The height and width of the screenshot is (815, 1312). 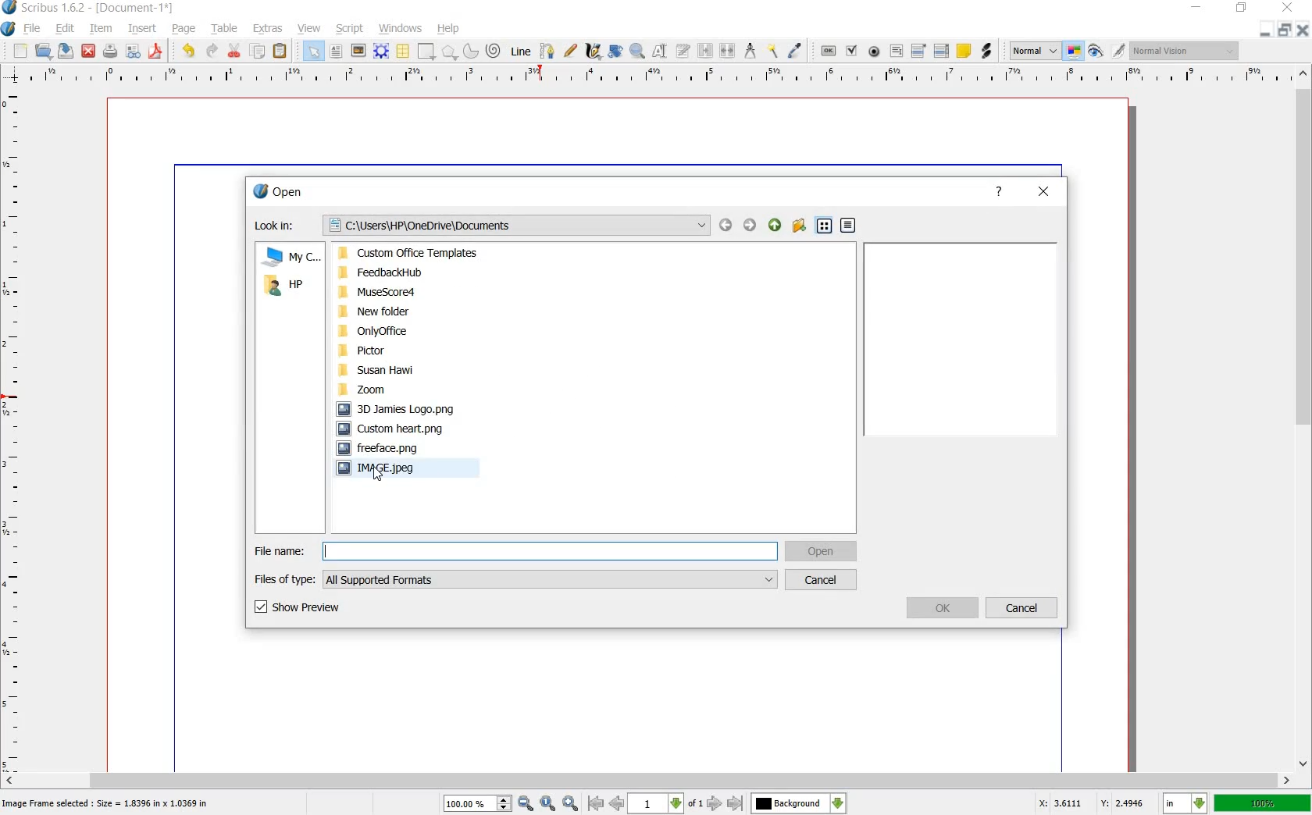 What do you see at coordinates (89, 50) in the screenshot?
I see `close` at bounding box center [89, 50].